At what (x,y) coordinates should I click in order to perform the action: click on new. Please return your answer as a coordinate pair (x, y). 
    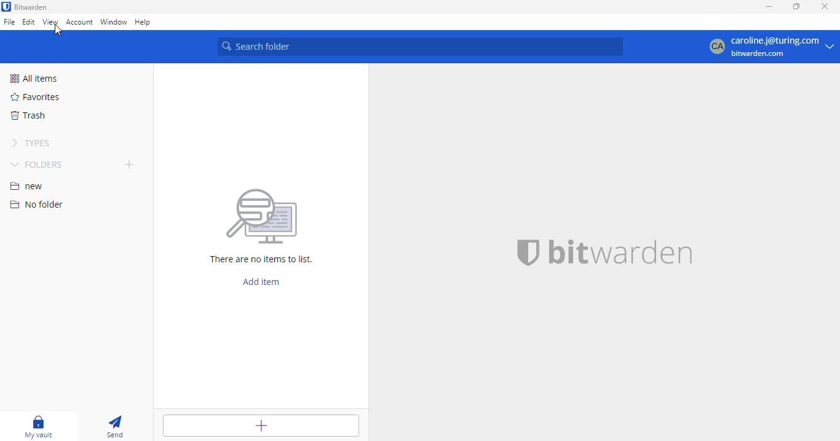
    Looking at the image, I should click on (27, 186).